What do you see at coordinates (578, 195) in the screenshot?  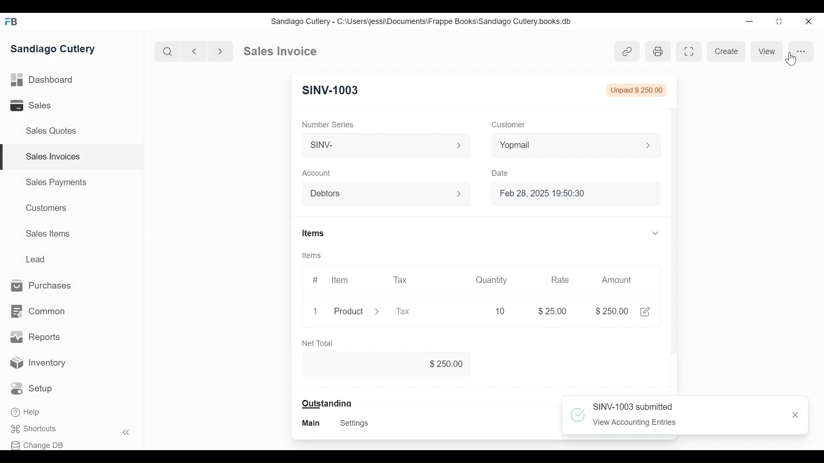 I see `Feb 28, 2025 19:50:30 &` at bounding box center [578, 195].